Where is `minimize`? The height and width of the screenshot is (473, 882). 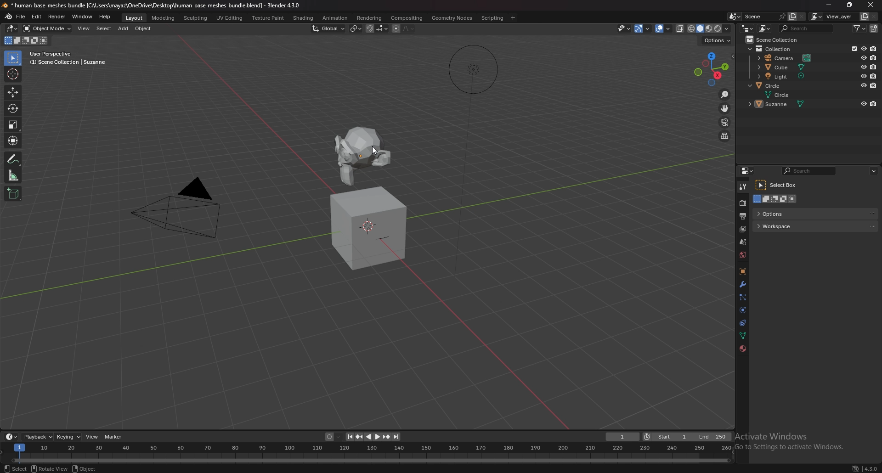
minimize is located at coordinates (827, 5).